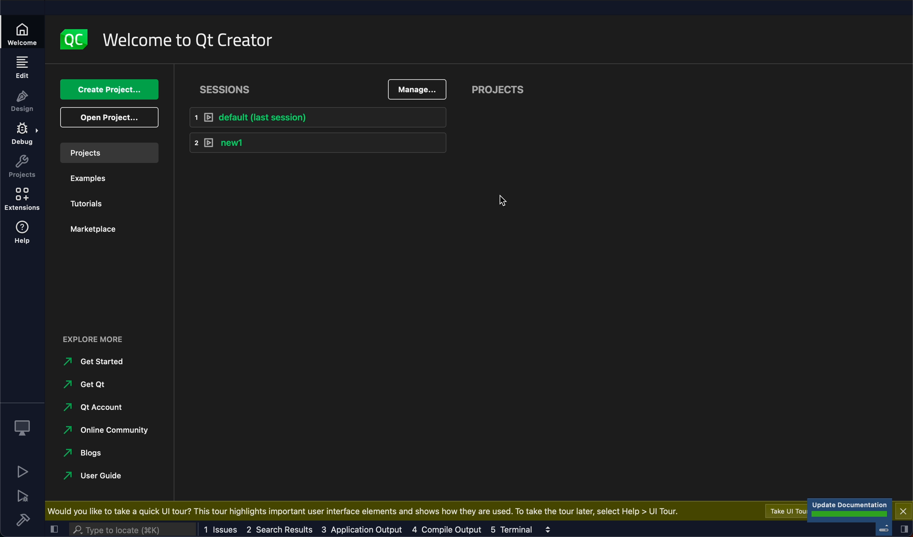 This screenshot has width=913, height=537. Describe the element at coordinates (23, 33) in the screenshot. I see `welcome` at that location.